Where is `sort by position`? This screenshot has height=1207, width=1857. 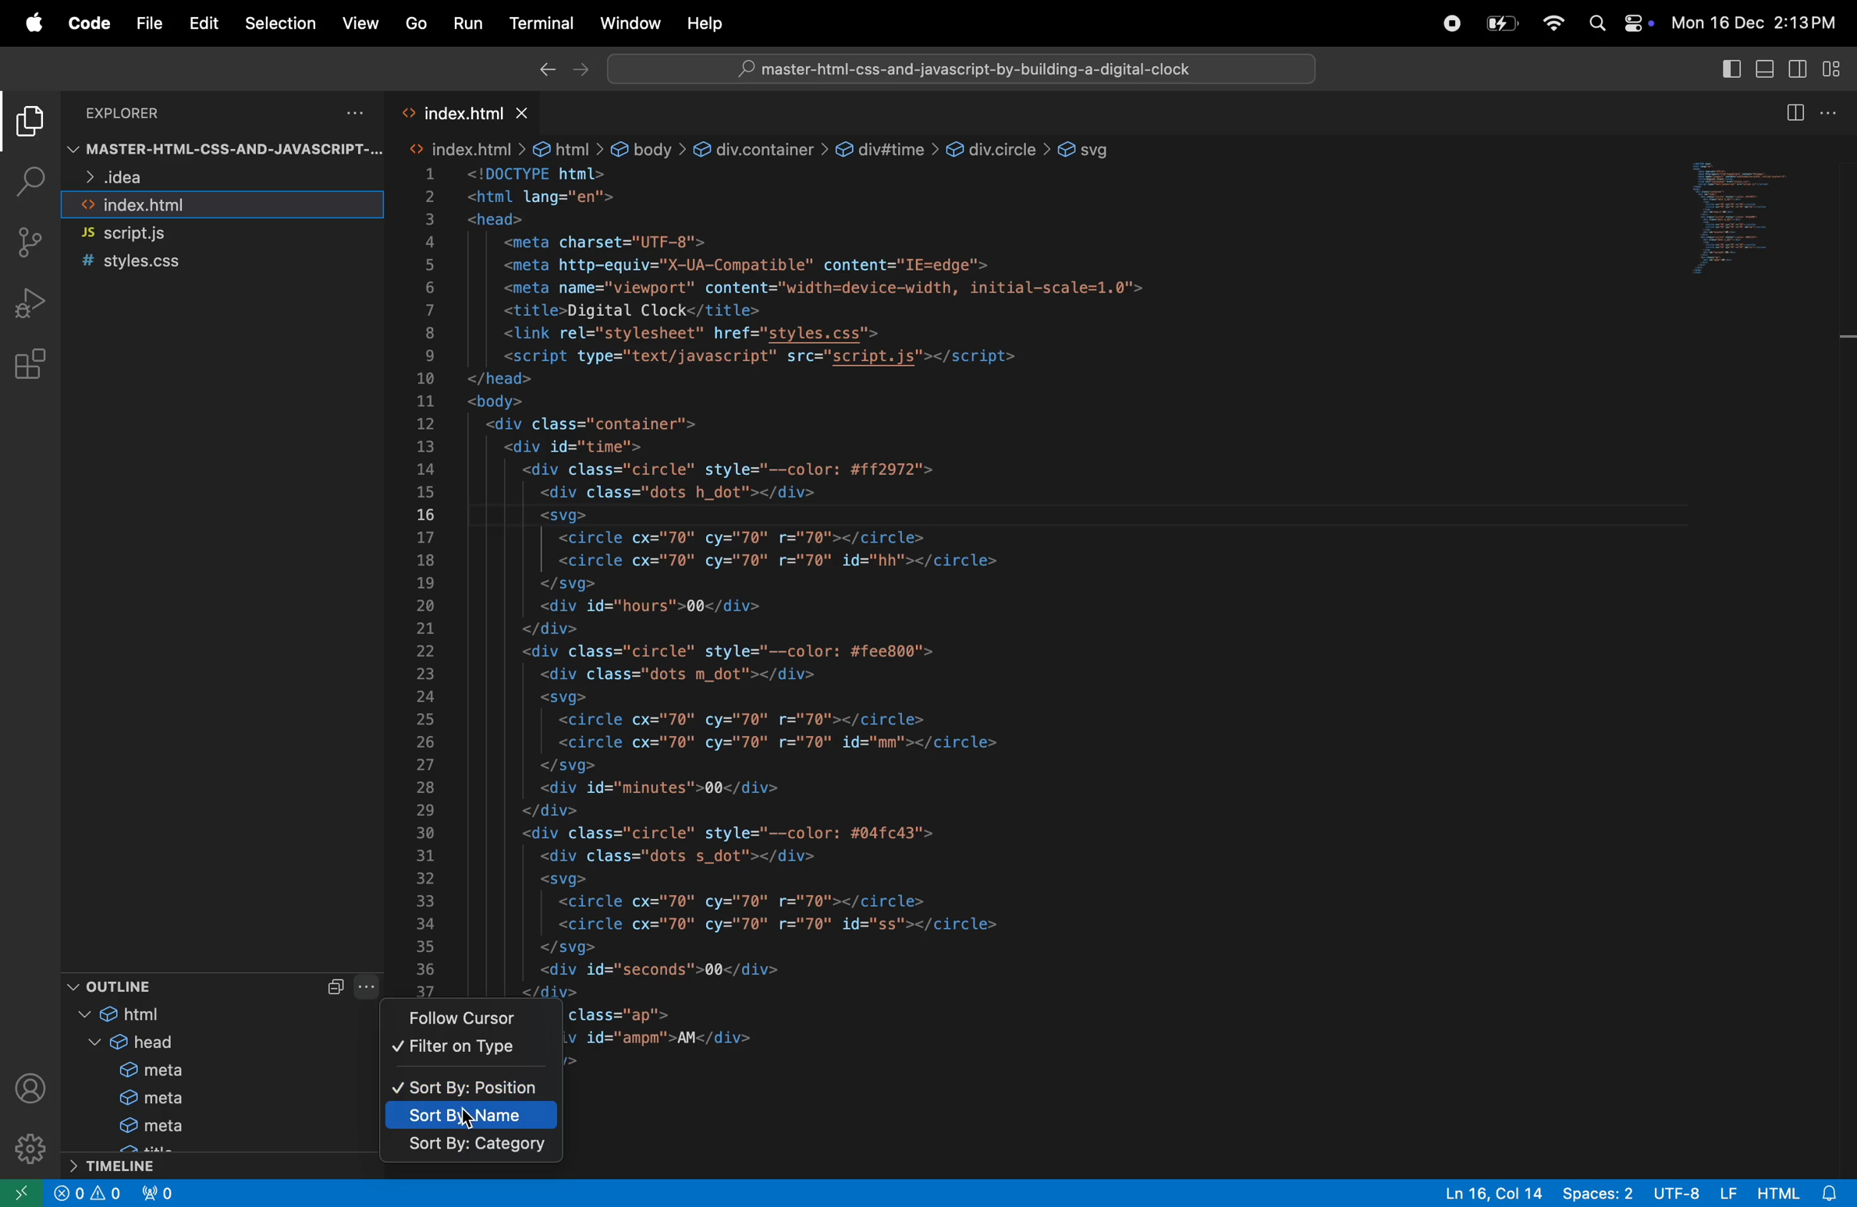 sort by position is located at coordinates (473, 1087).